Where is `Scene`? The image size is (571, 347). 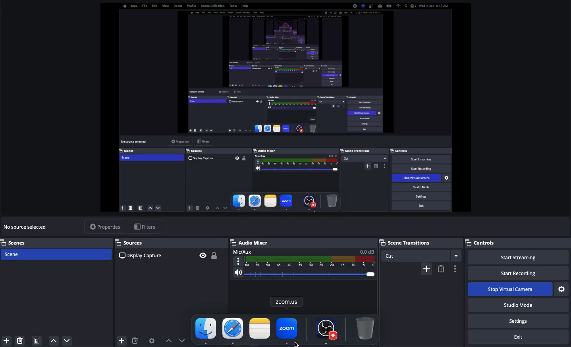 Scene is located at coordinates (12, 253).